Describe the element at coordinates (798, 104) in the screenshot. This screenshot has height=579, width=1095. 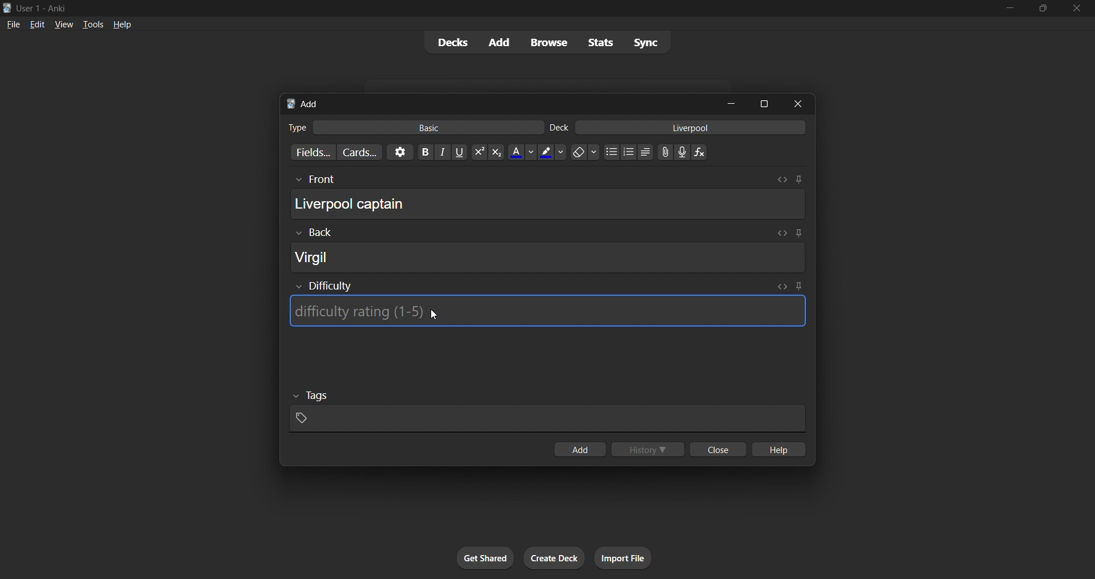
I see `close` at that location.